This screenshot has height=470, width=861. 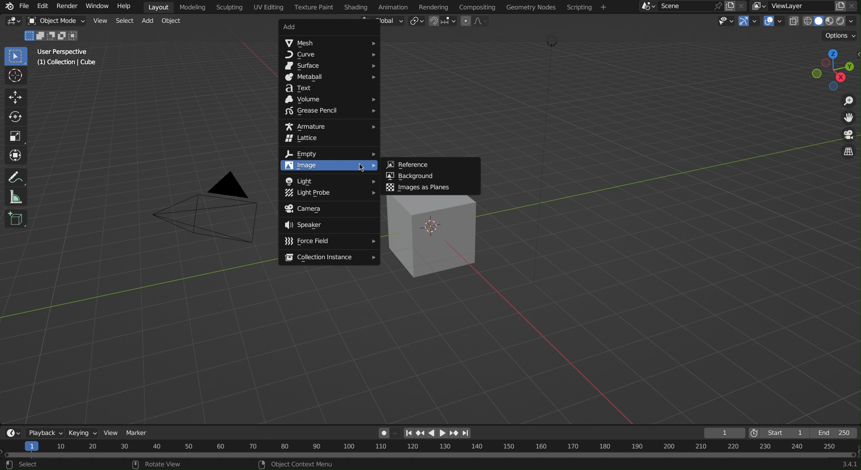 What do you see at coordinates (416, 22) in the screenshot?
I see `Transform Pivot Point` at bounding box center [416, 22].